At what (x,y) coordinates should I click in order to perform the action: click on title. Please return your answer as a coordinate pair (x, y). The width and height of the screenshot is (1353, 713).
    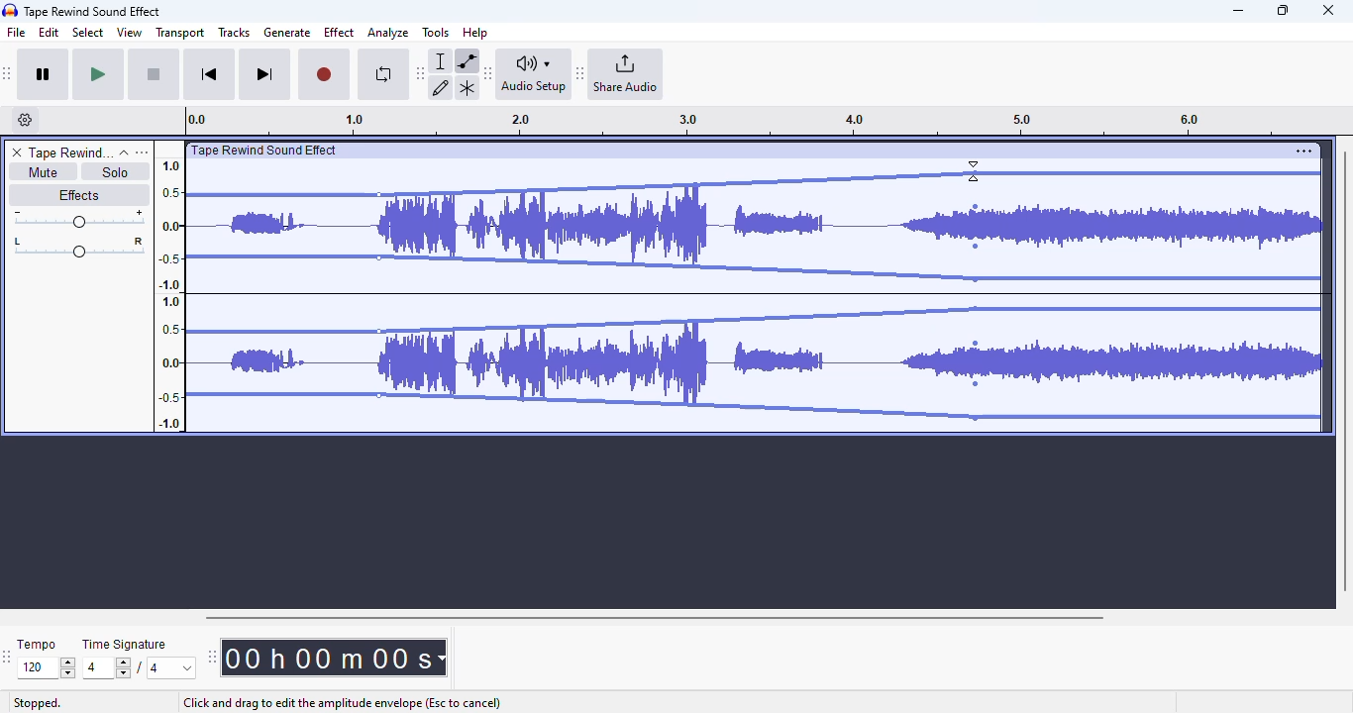
    Looking at the image, I should click on (93, 11).